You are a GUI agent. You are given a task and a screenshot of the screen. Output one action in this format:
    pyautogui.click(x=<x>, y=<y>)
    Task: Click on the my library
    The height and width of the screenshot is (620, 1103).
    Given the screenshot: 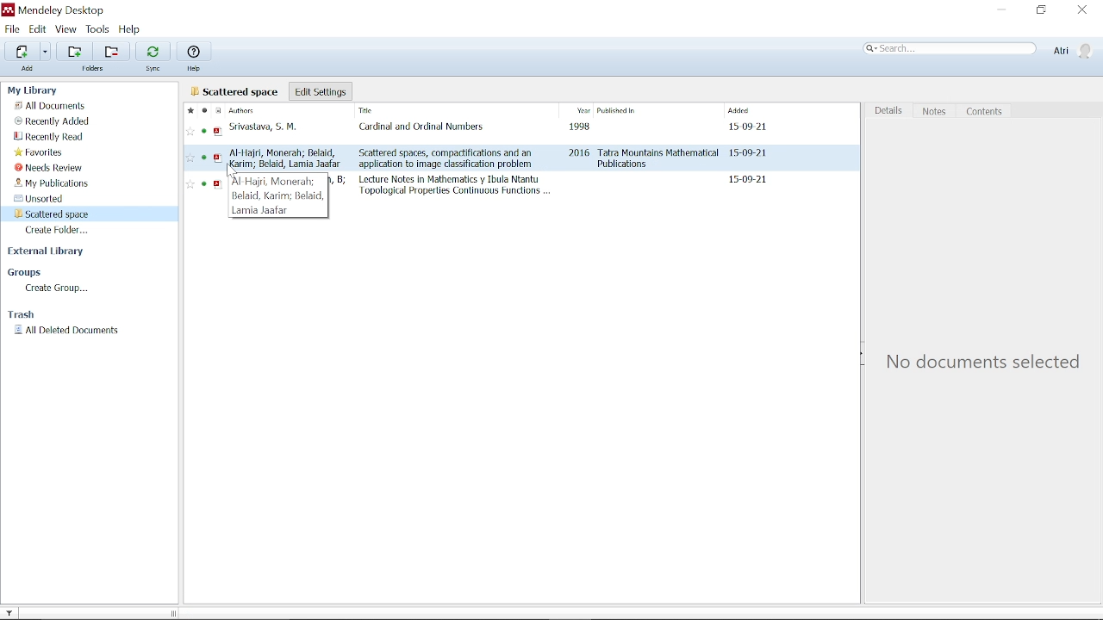 What is the action you would take?
    pyautogui.click(x=34, y=90)
    